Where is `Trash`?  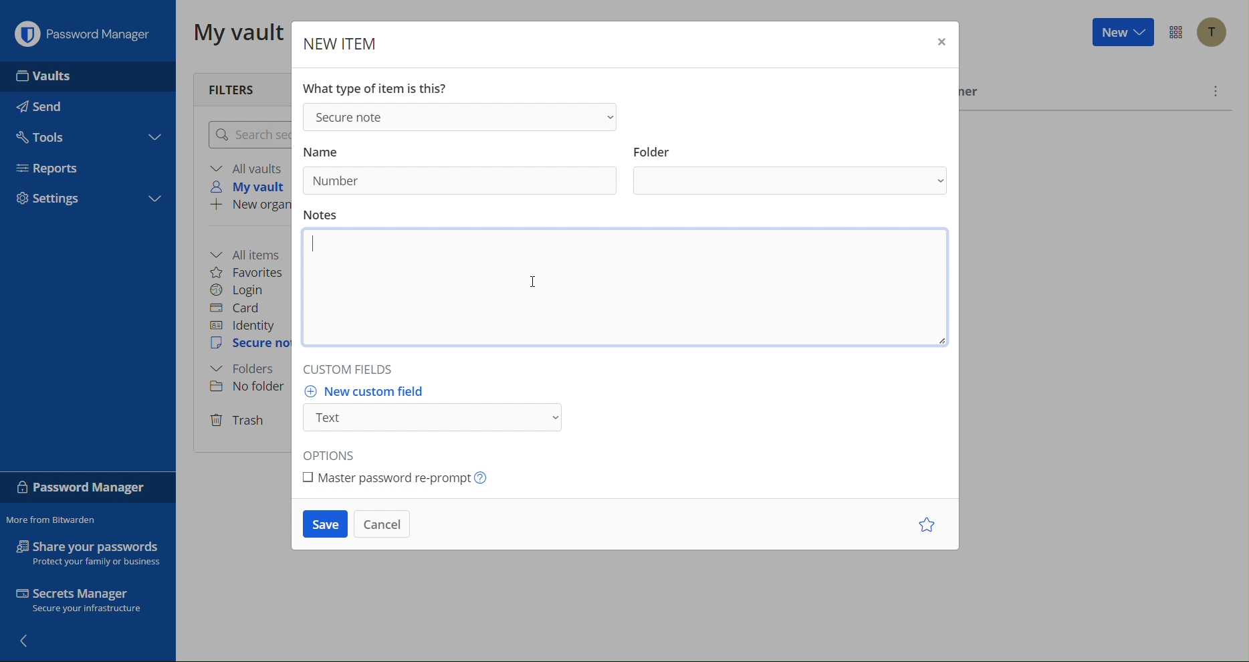 Trash is located at coordinates (240, 419).